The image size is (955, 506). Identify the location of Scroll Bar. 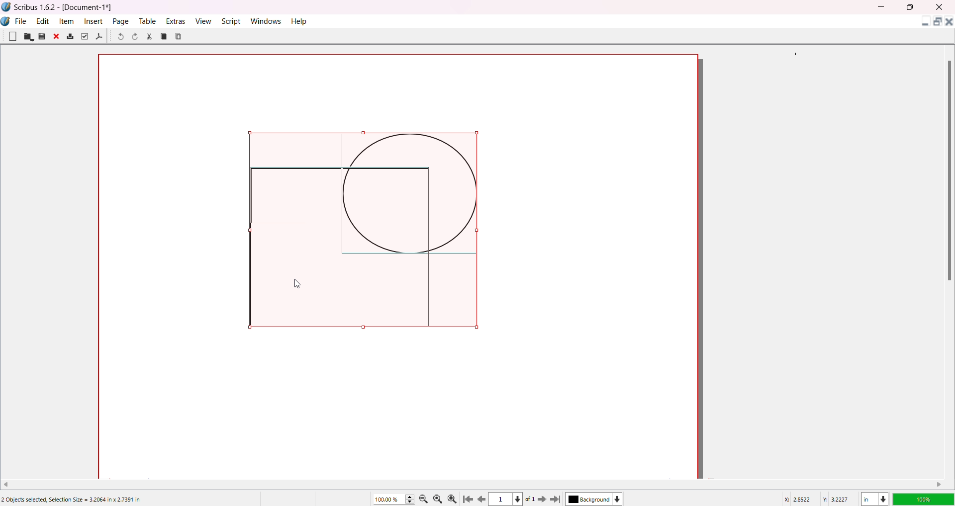
(947, 169).